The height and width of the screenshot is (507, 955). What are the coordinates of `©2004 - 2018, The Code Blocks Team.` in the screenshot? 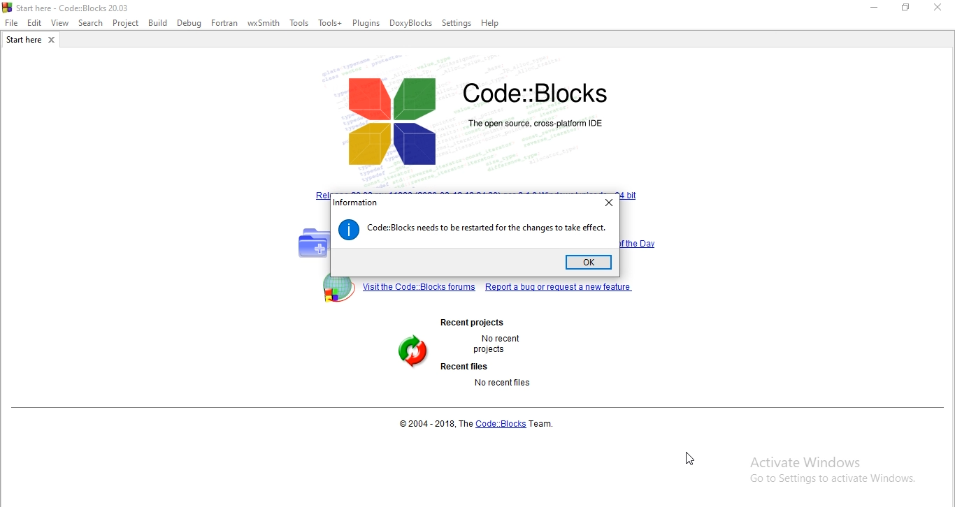 It's located at (480, 424).